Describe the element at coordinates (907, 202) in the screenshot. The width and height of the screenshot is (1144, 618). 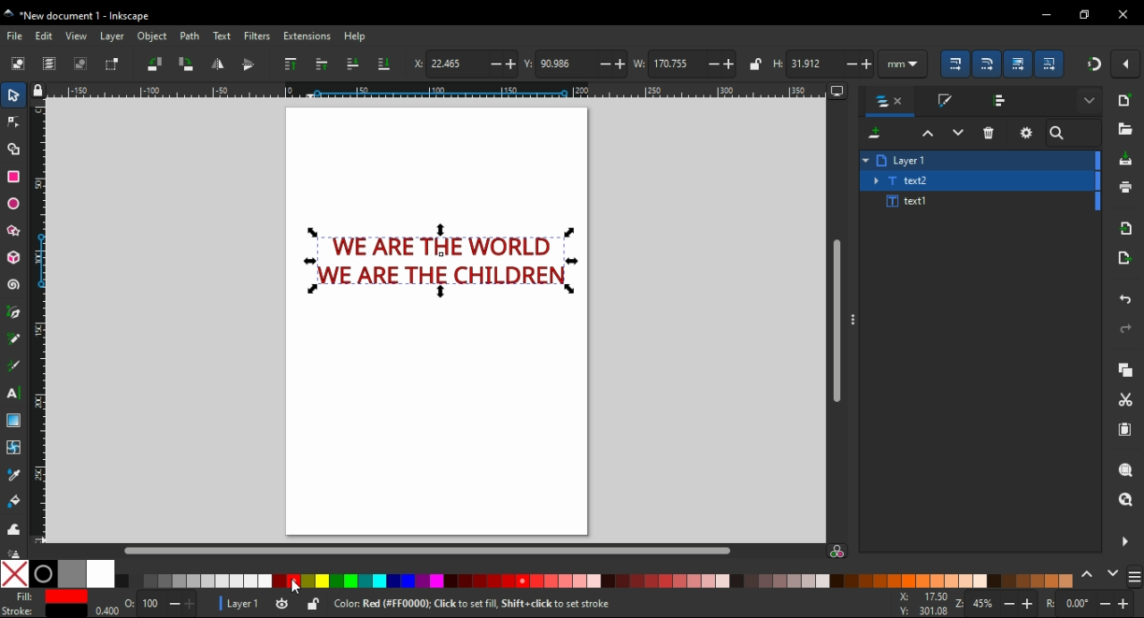
I see `text1` at that location.